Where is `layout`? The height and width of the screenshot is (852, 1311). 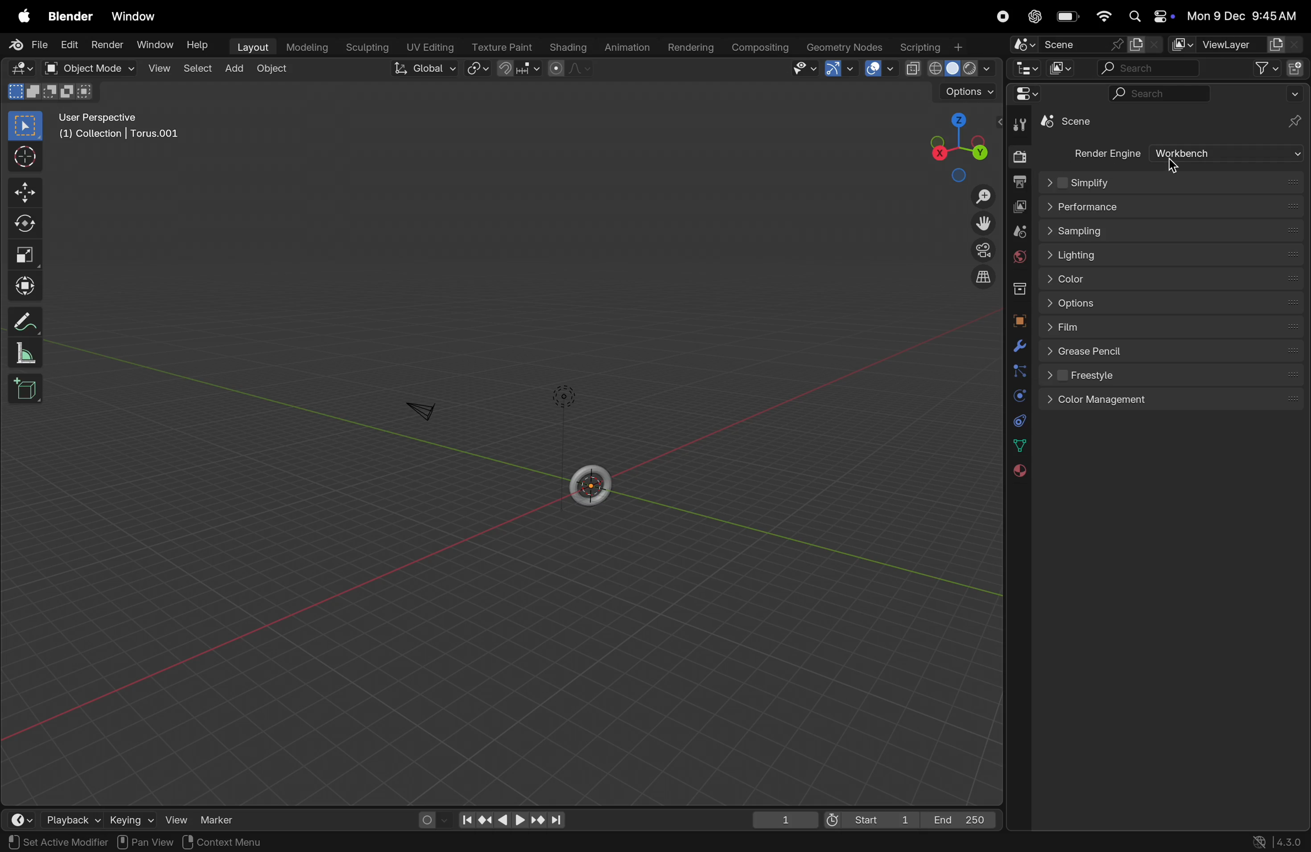
layout is located at coordinates (252, 46).